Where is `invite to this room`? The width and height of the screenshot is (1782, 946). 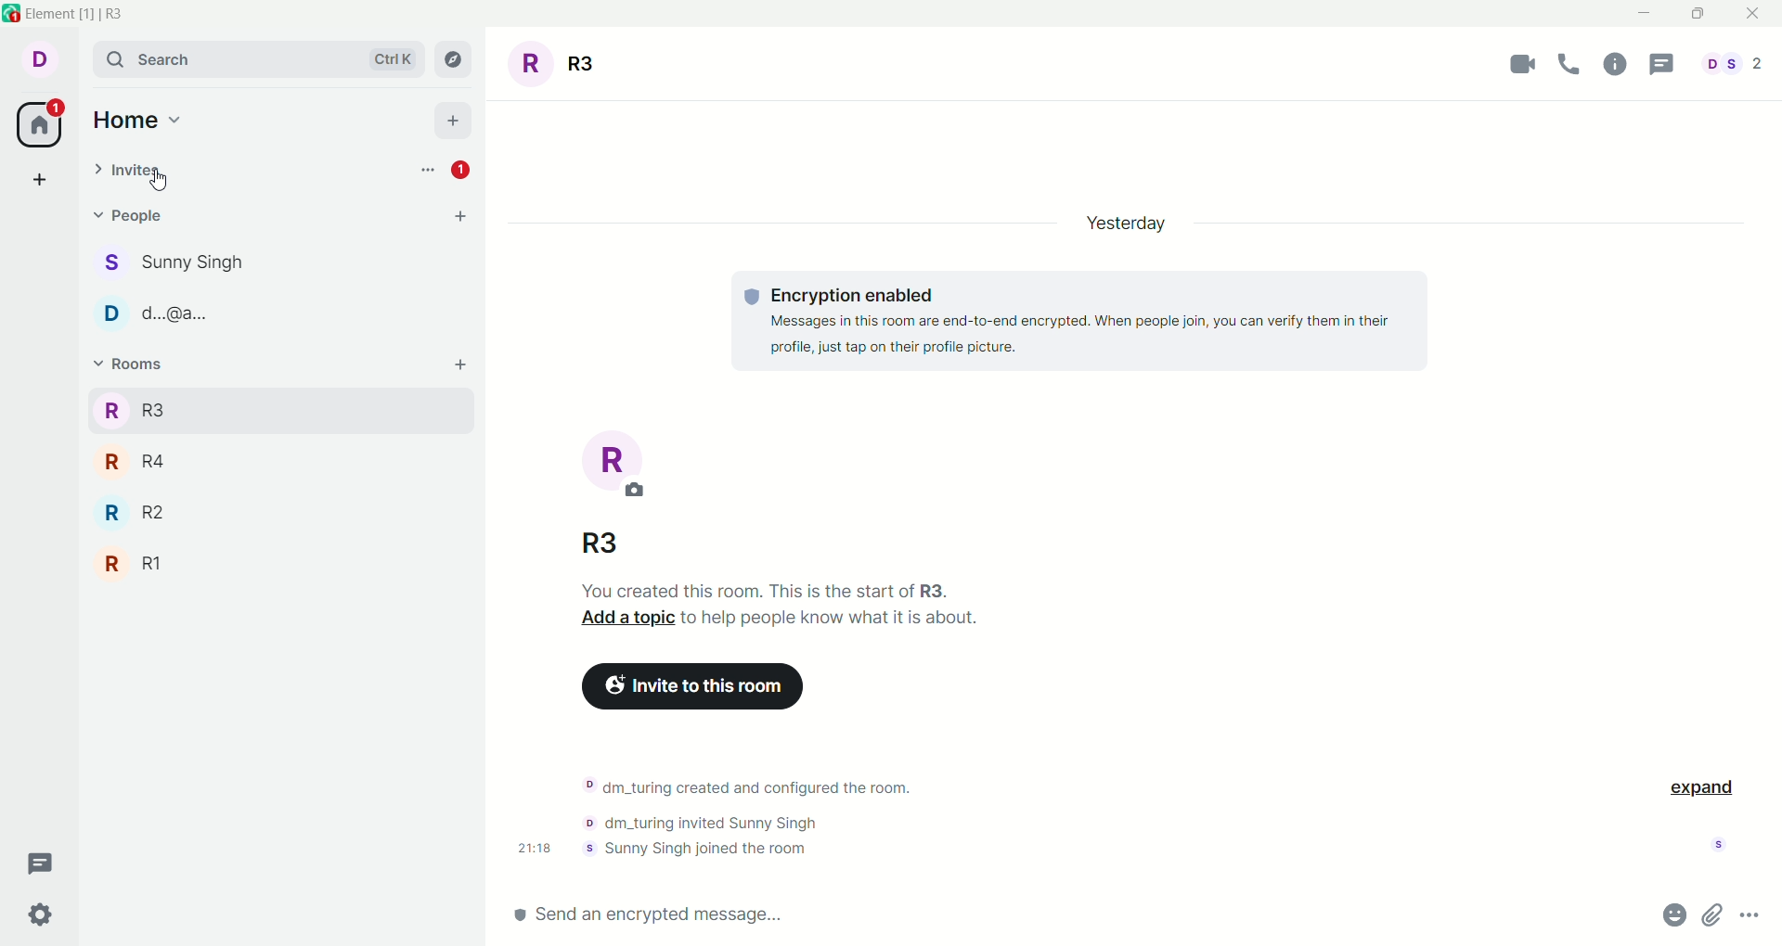 invite to this room is located at coordinates (692, 686).